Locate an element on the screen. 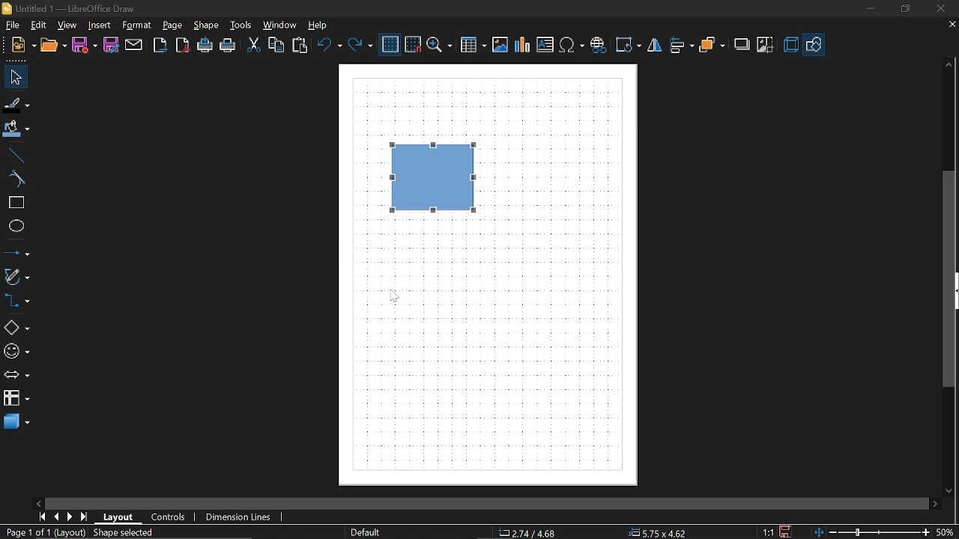 The height and width of the screenshot is (539, 959). Page is located at coordinates (175, 25).